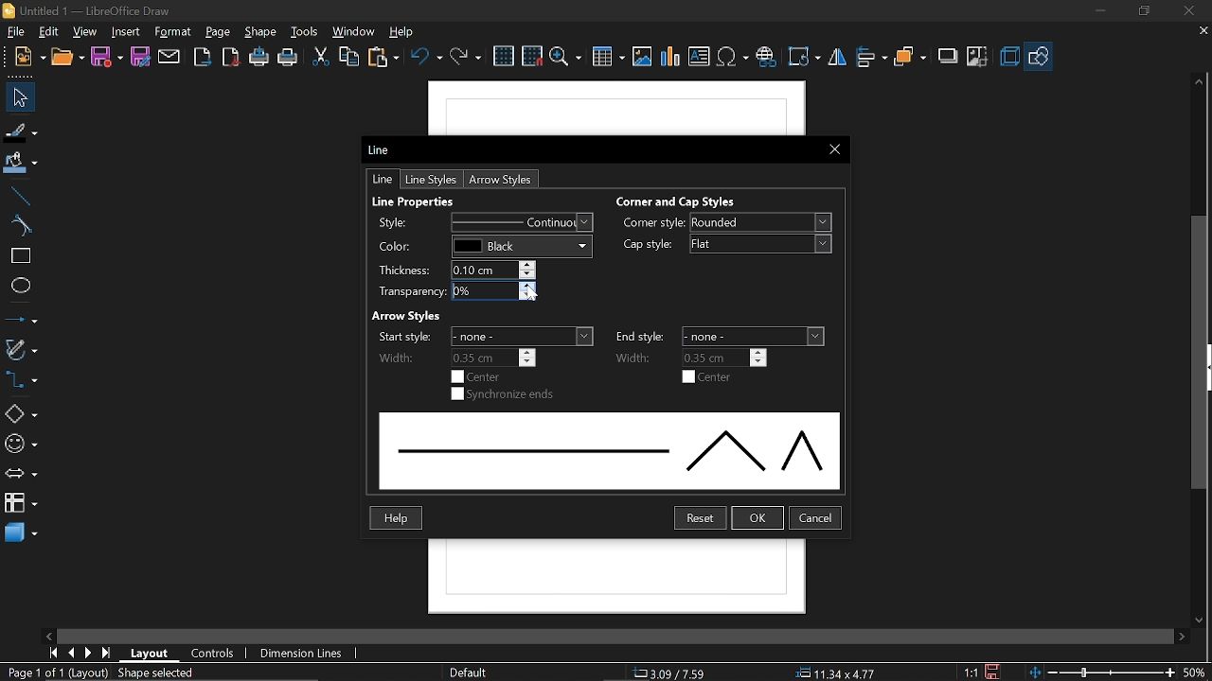  What do you see at coordinates (32, 672) in the screenshot?
I see `Current page (Page 1 of 1)` at bounding box center [32, 672].